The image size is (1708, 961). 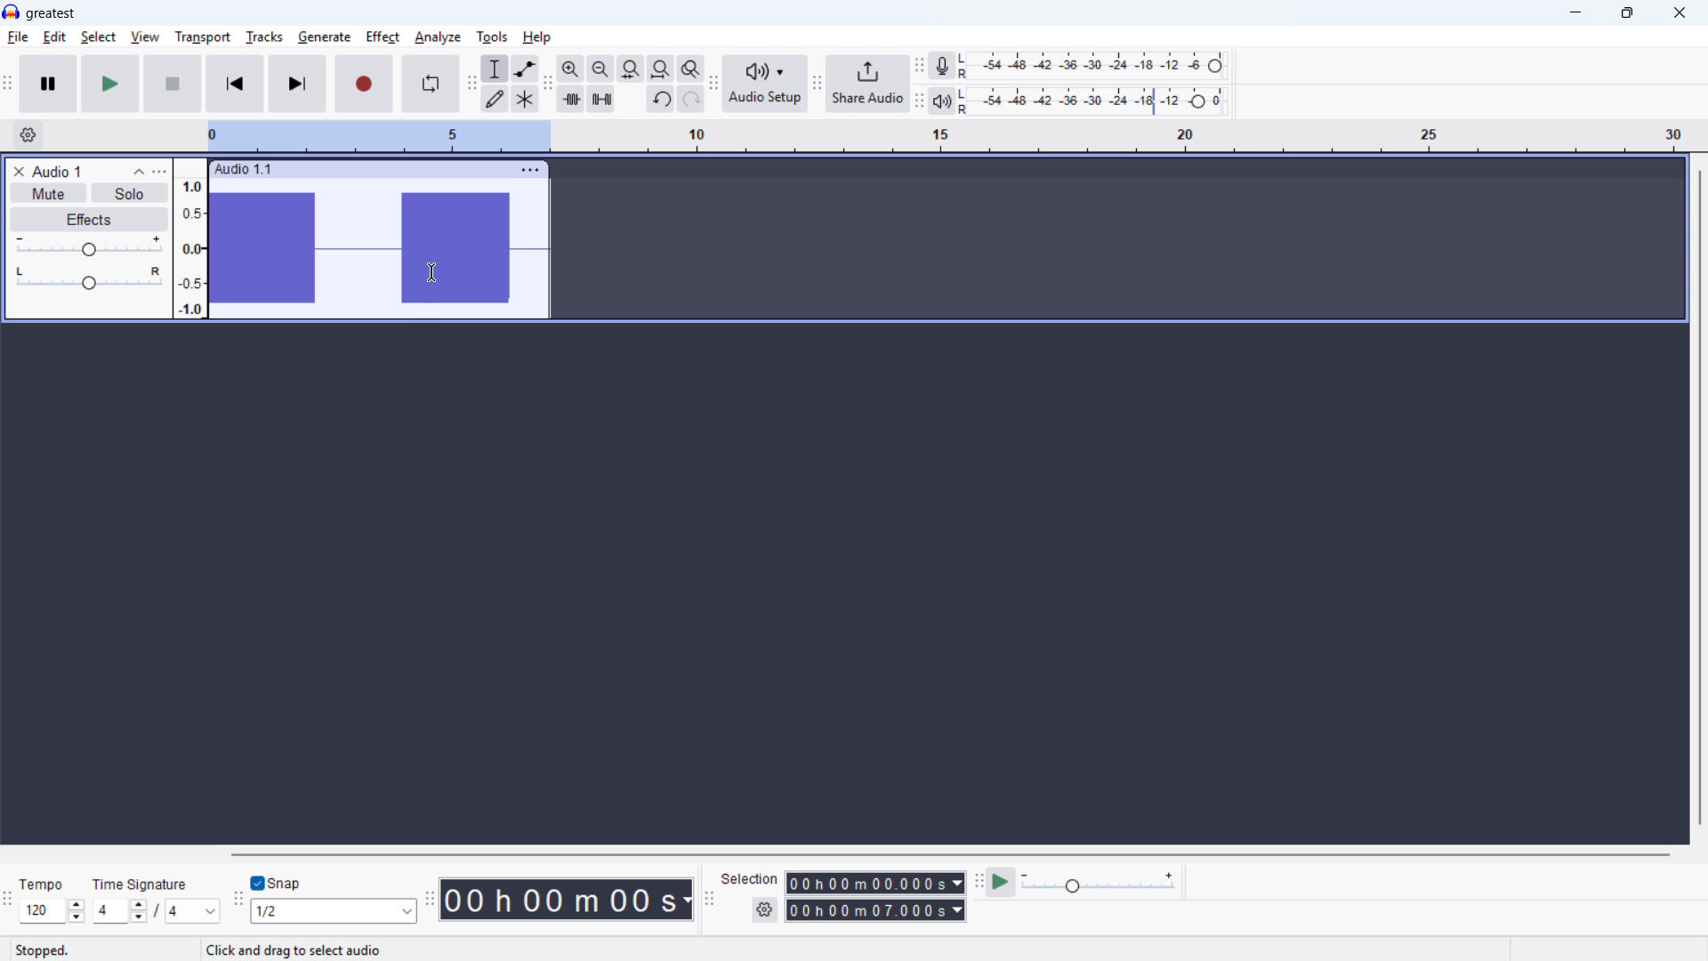 I want to click on Timeline , so click(x=947, y=137).